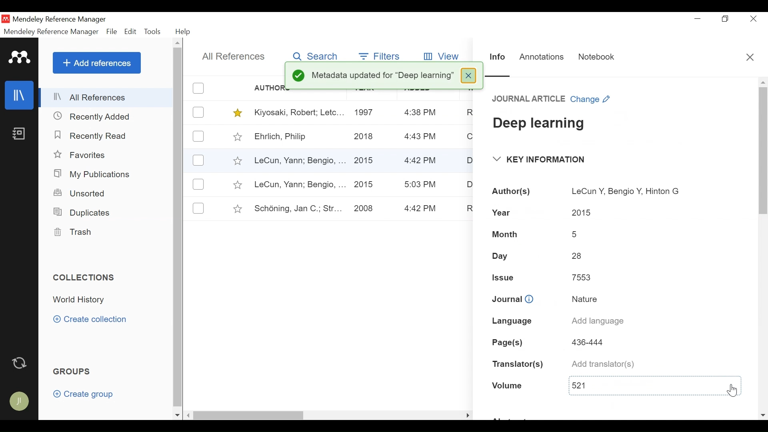 This screenshot has width=768, height=432. I want to click on Tools, so click(154, 32).